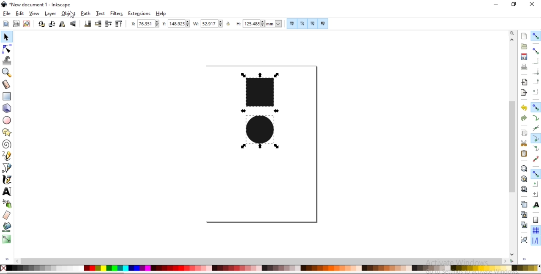  Describe the element at coordinates (68, 14) in the screenshot. I see `object` at that location.